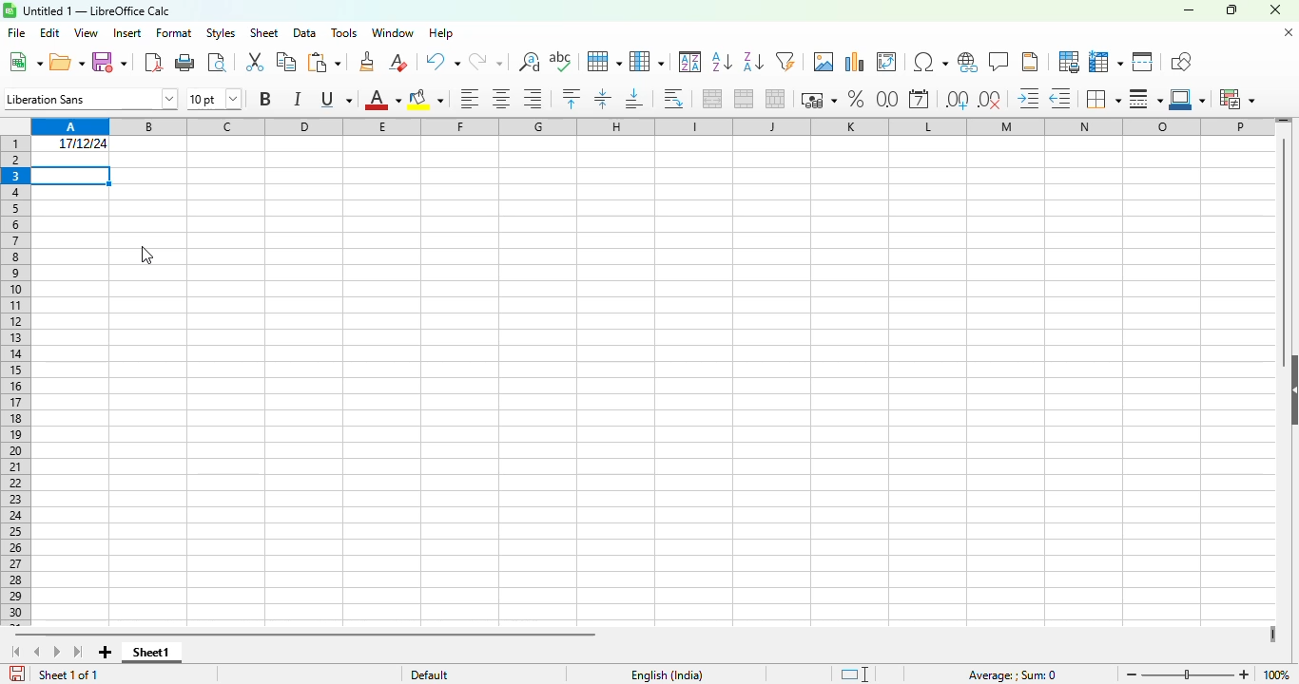 Image resolution: width=1299 pixels, height=684 pixels. I want to click on merge cells, so click(745, 99).